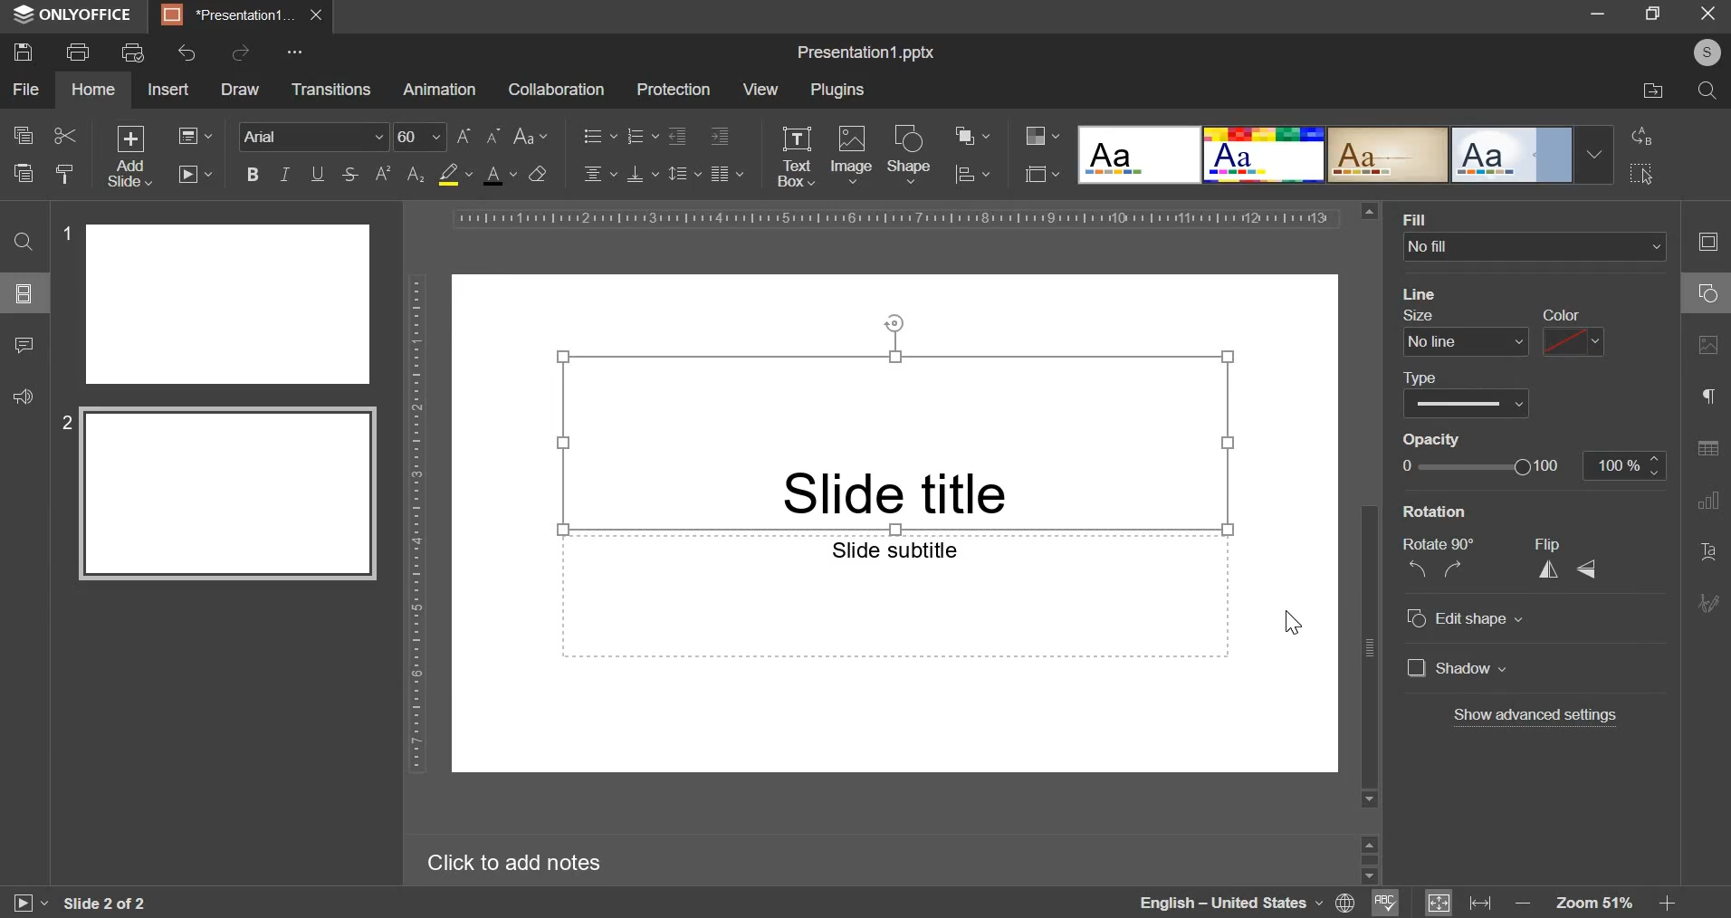 Image resolution: width=1731 pixels, height=918 pixels. I want to click on numbering, so click(641, 135).